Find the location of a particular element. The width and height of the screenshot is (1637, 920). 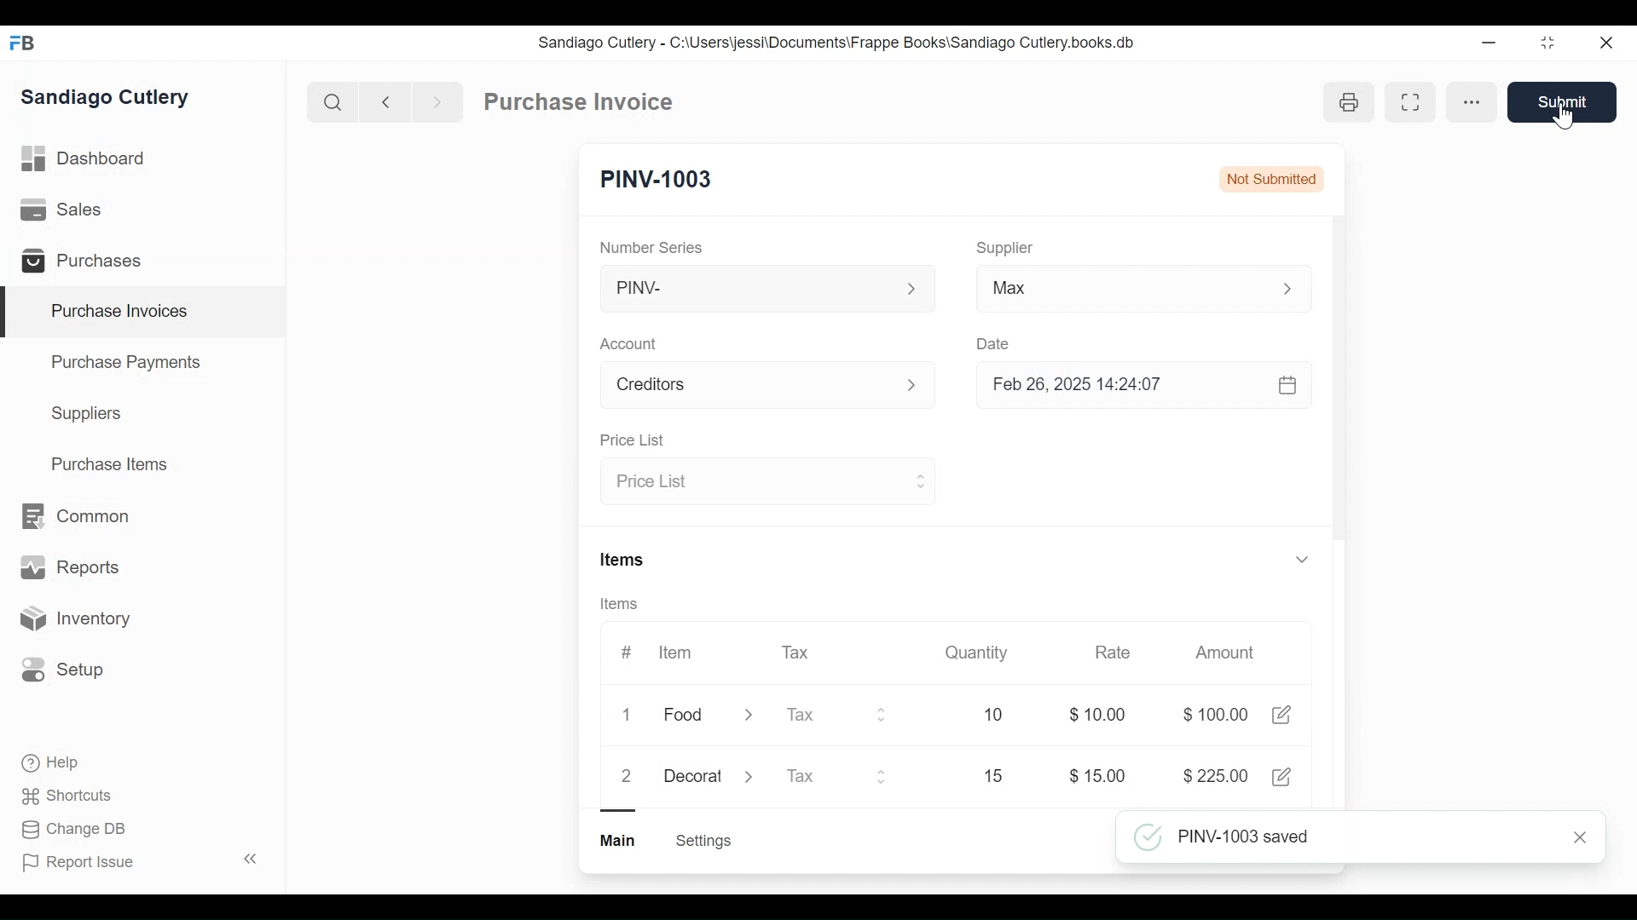

Search is located at coordinates (333, 101).